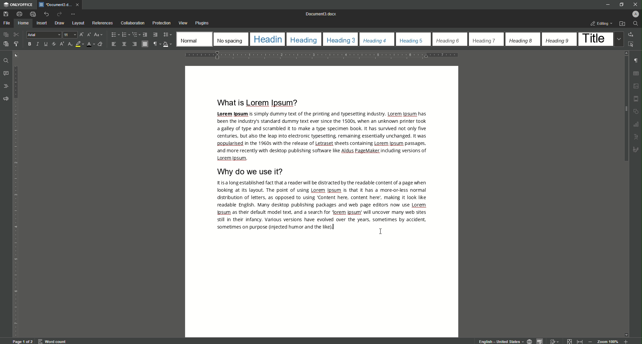 The image size is (642, 344). Describe the element at coordinates (59, 5) in the screenshot. I see `Document )` at that location.